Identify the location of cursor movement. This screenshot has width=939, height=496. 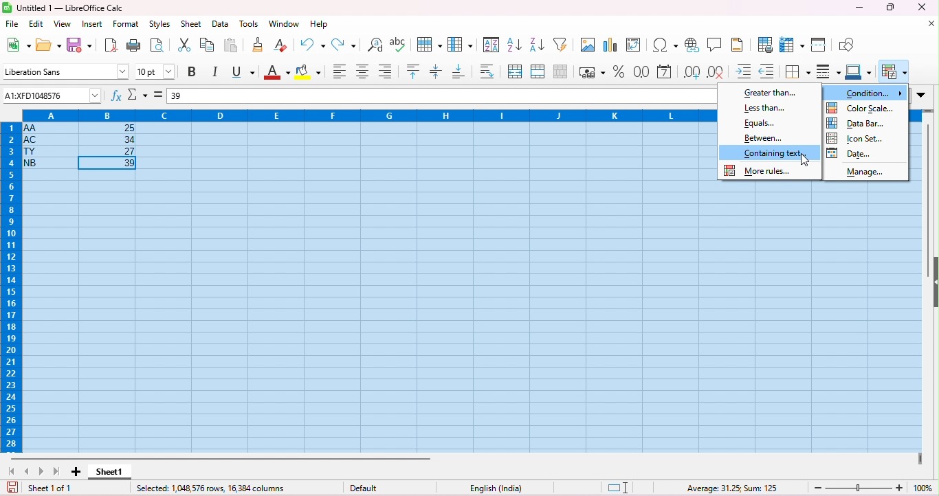
(807, 159).